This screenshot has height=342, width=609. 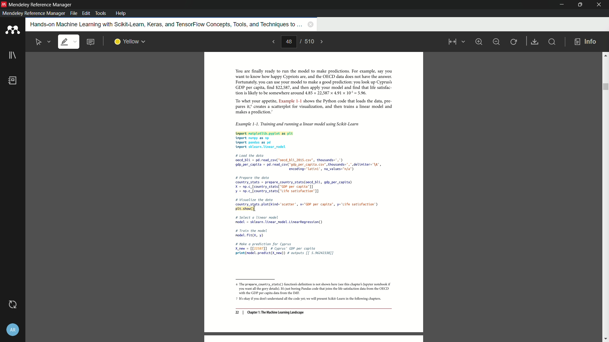 I want to click on info, so click(x=586, y=42).